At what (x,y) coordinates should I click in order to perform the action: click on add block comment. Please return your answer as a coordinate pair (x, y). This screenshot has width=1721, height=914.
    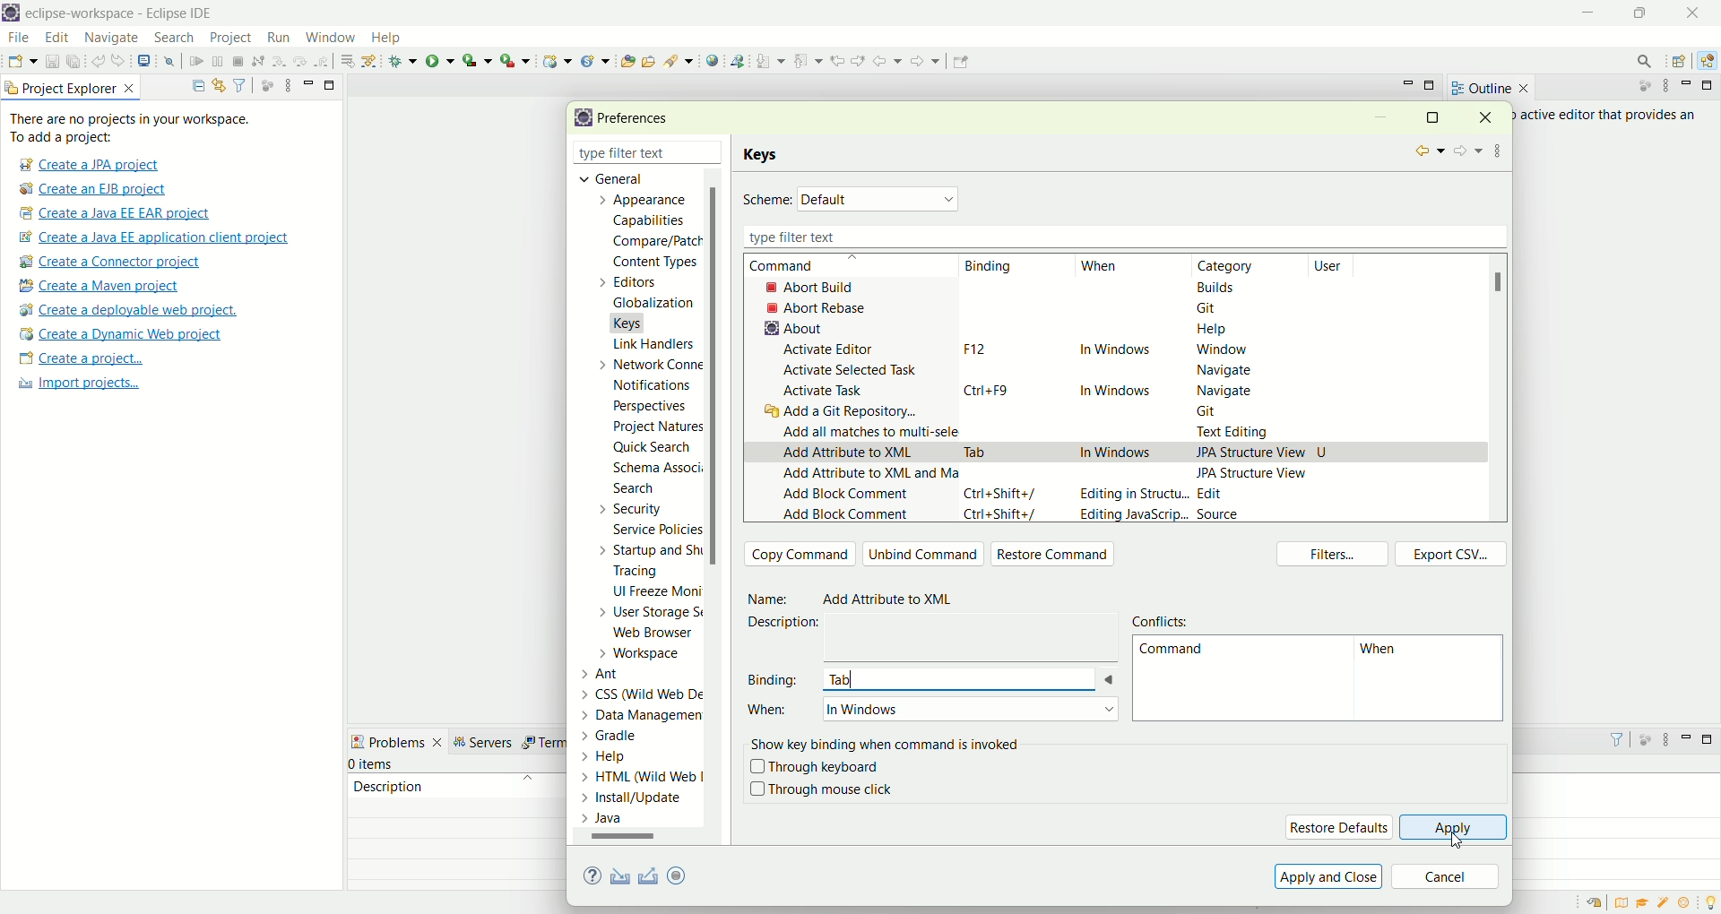
    Looking at the image, I should click on (845, 496).